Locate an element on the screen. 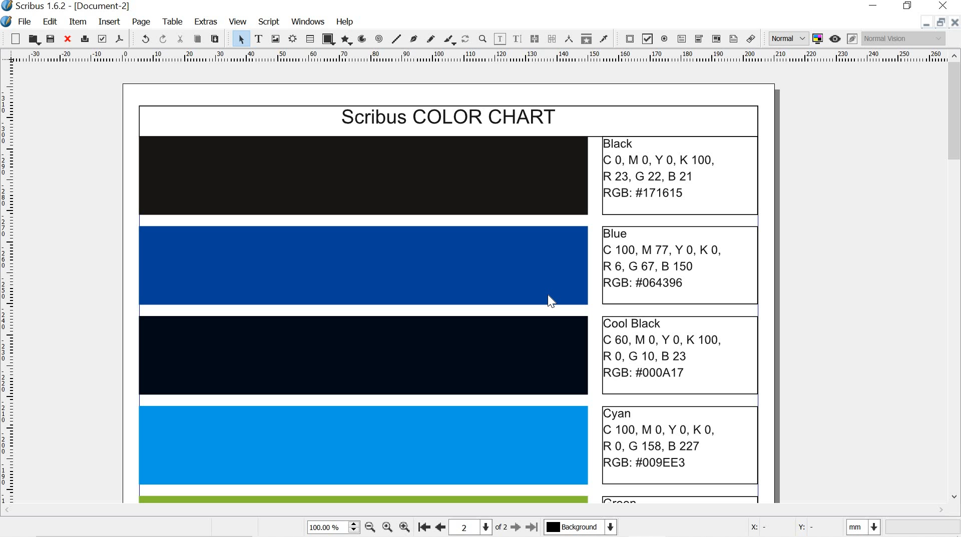 This screenshot has width=961, height=537. 2 of 2 is located at coordinates (478, 526).